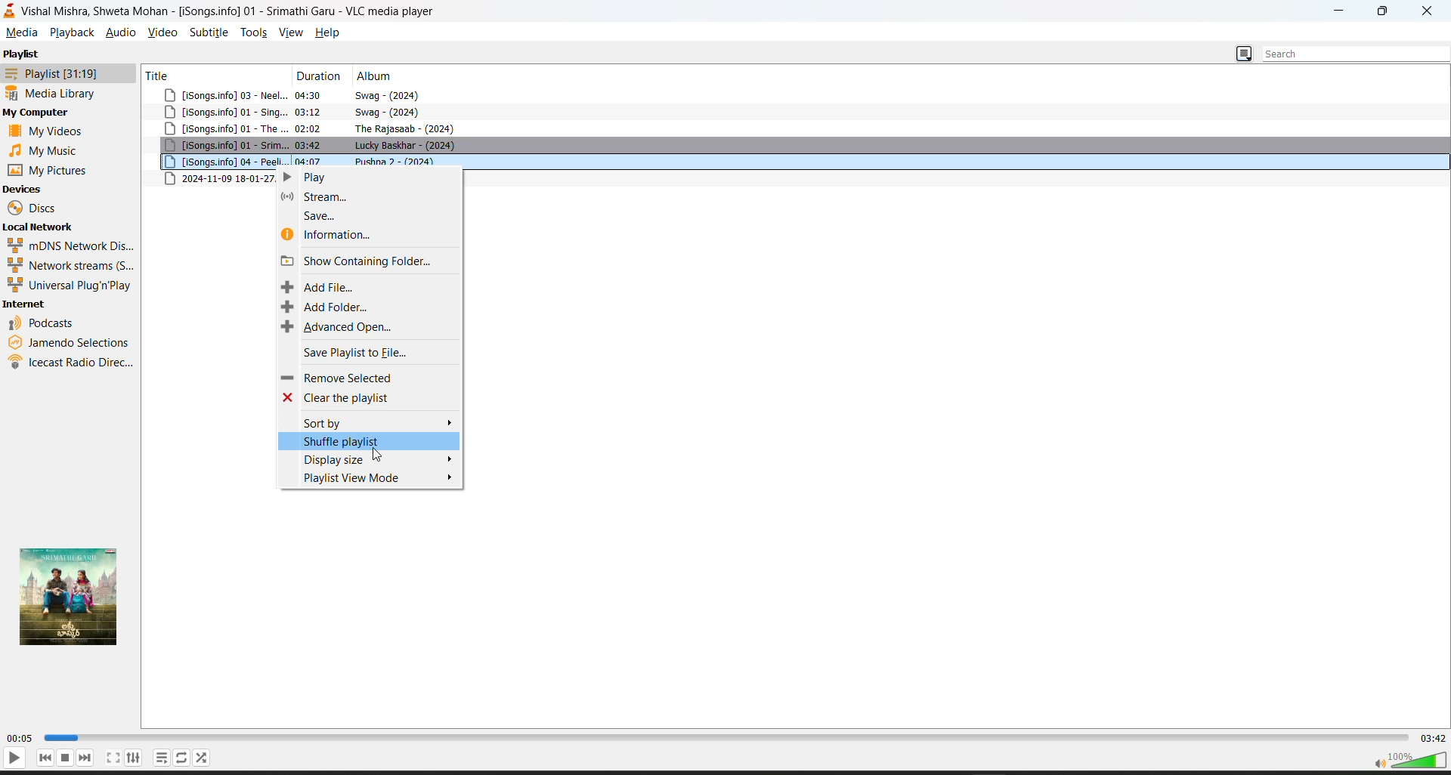  What do you see at coordinates (1339, 11) in the screenshot?
I see `Minimize` at bounding box center [1339, 11].